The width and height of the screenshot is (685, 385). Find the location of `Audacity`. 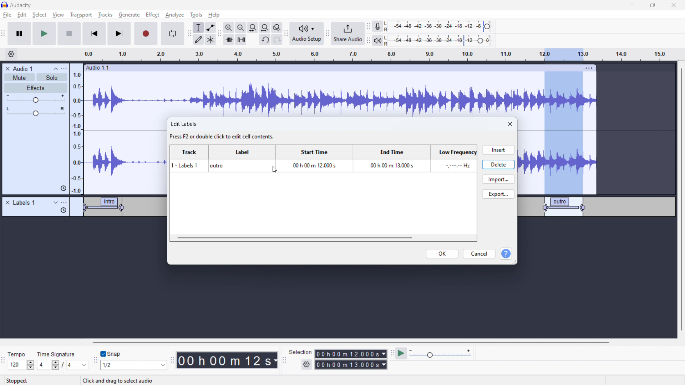

Audacity is located at coordinates (22, 5).